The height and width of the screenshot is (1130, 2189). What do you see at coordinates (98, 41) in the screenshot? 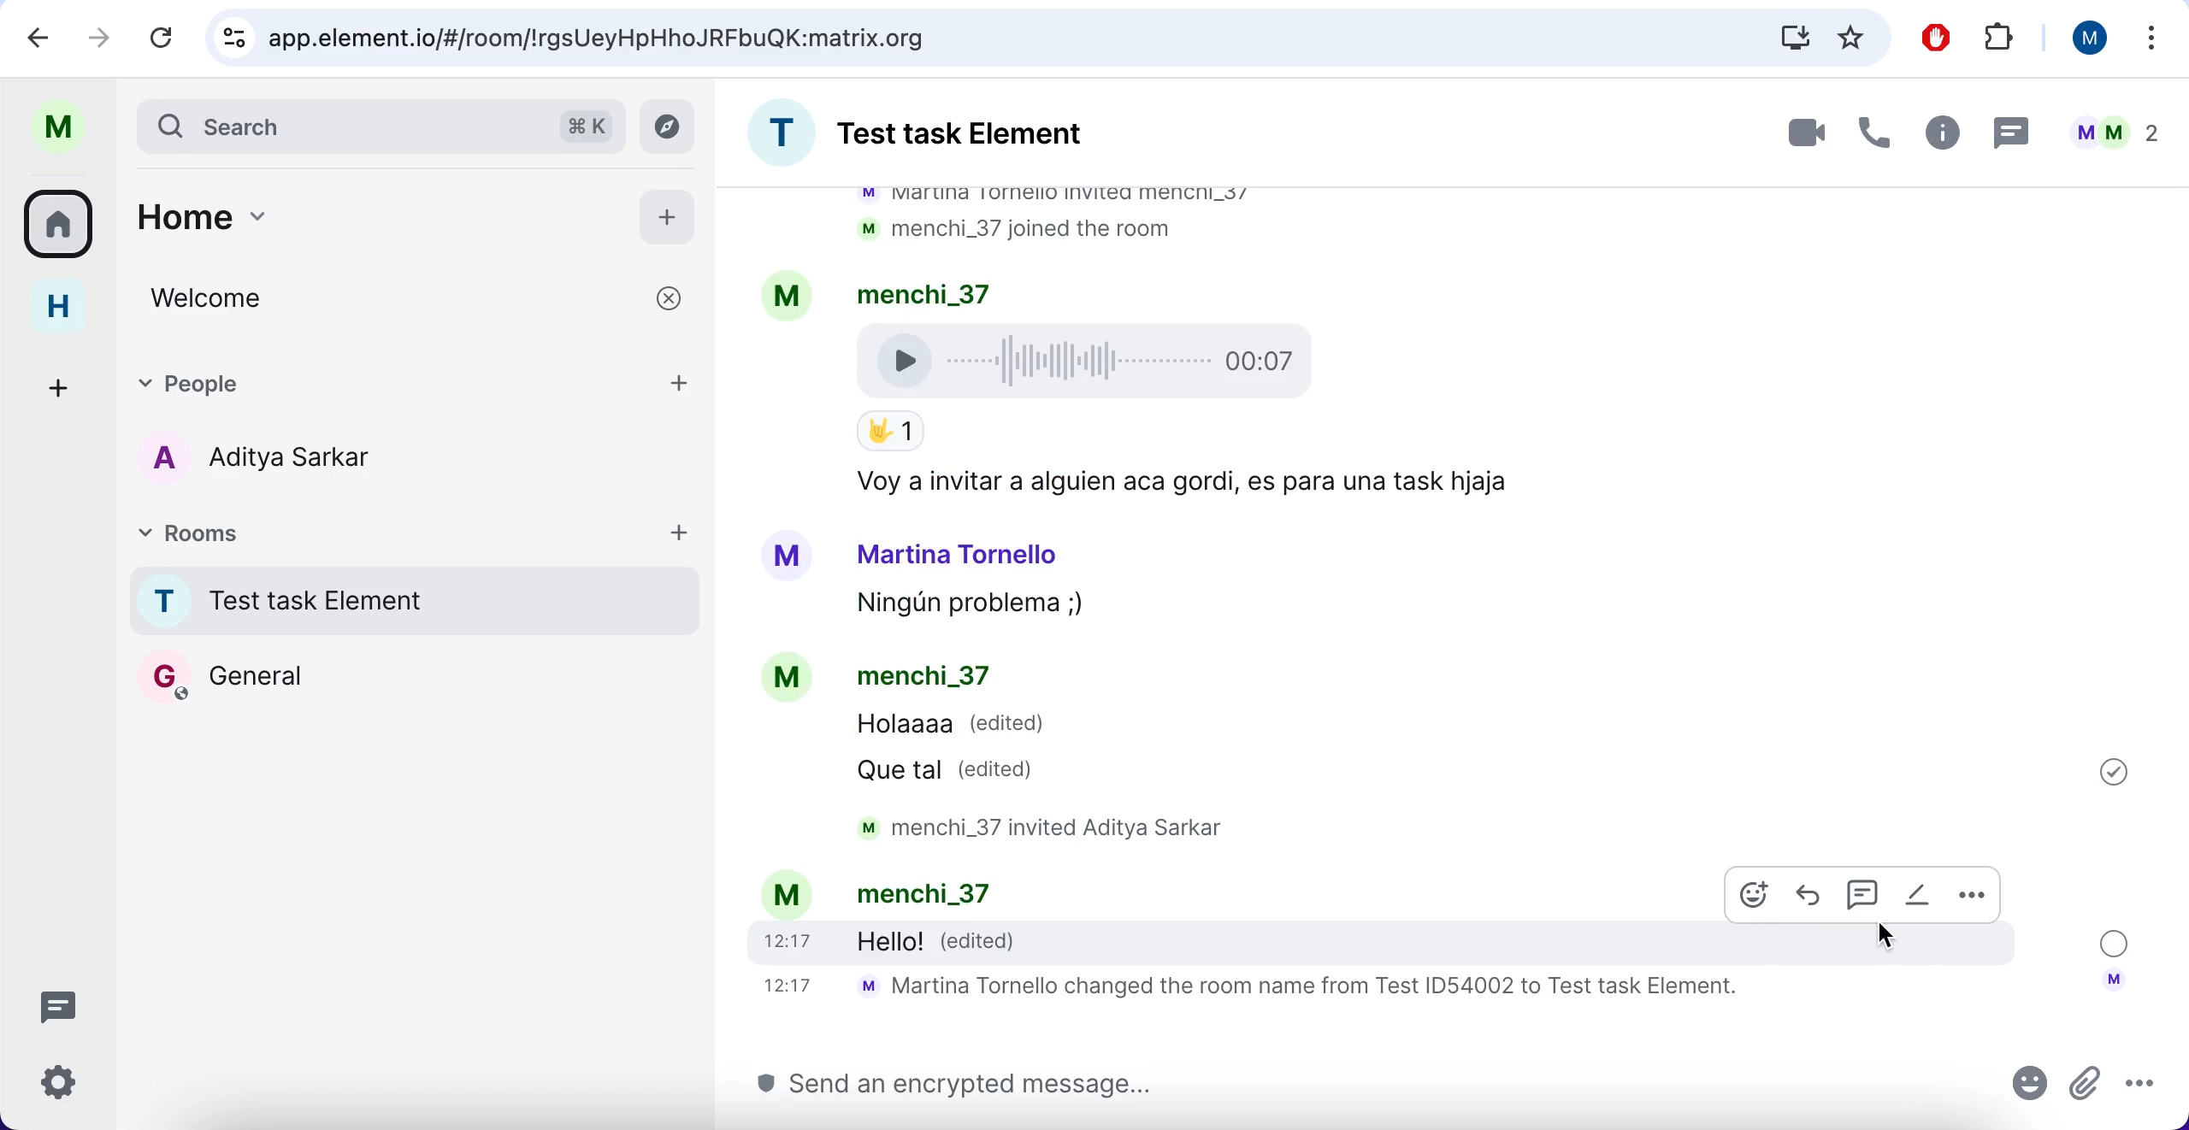
I see `forward` at bounding box center [98, 41].